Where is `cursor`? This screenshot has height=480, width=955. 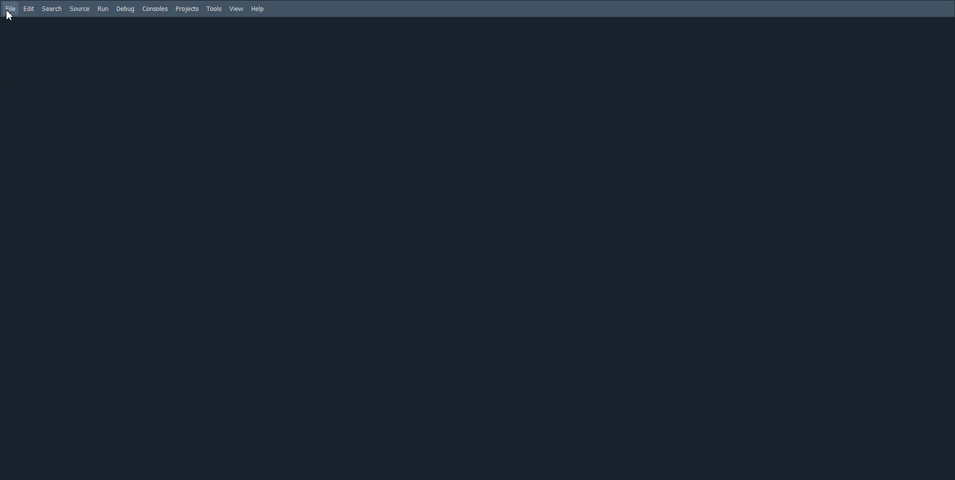 cursor is located at coordinates (8, 15).